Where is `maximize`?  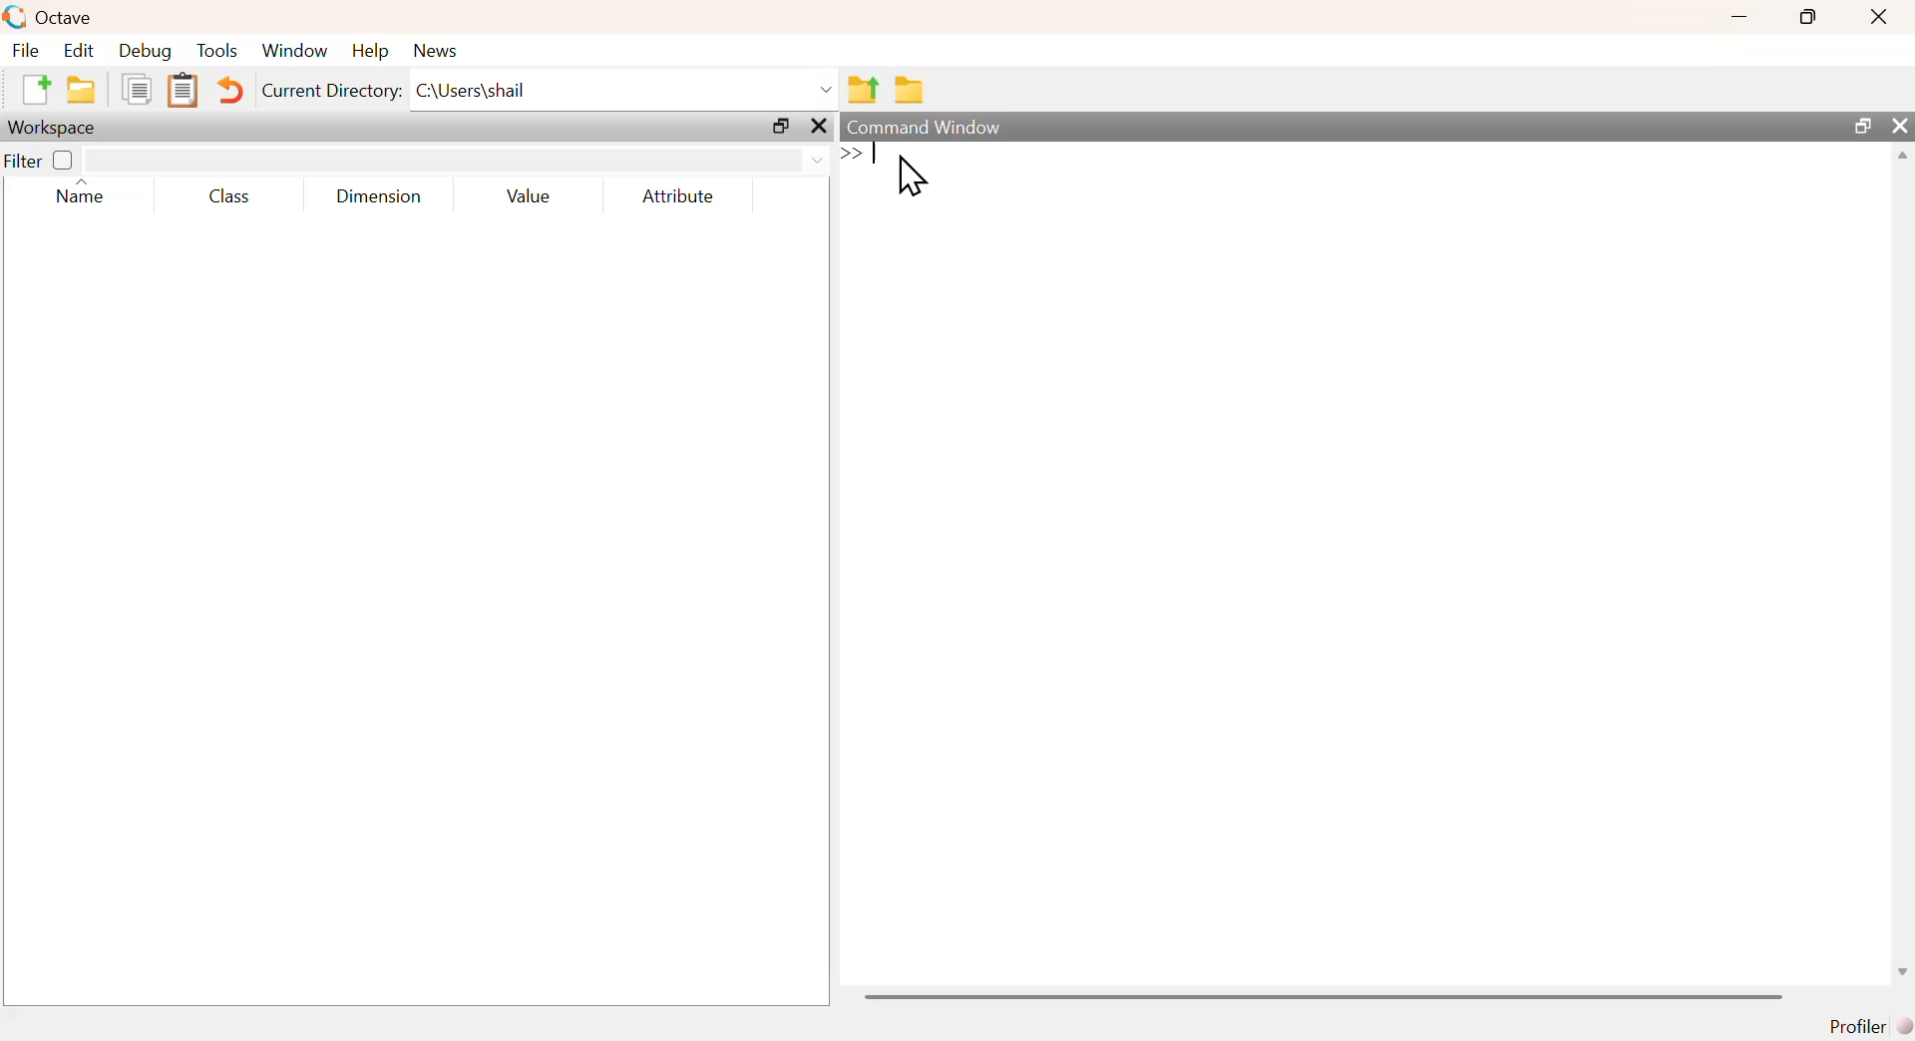 maximize is located at coordinates (779, 128).